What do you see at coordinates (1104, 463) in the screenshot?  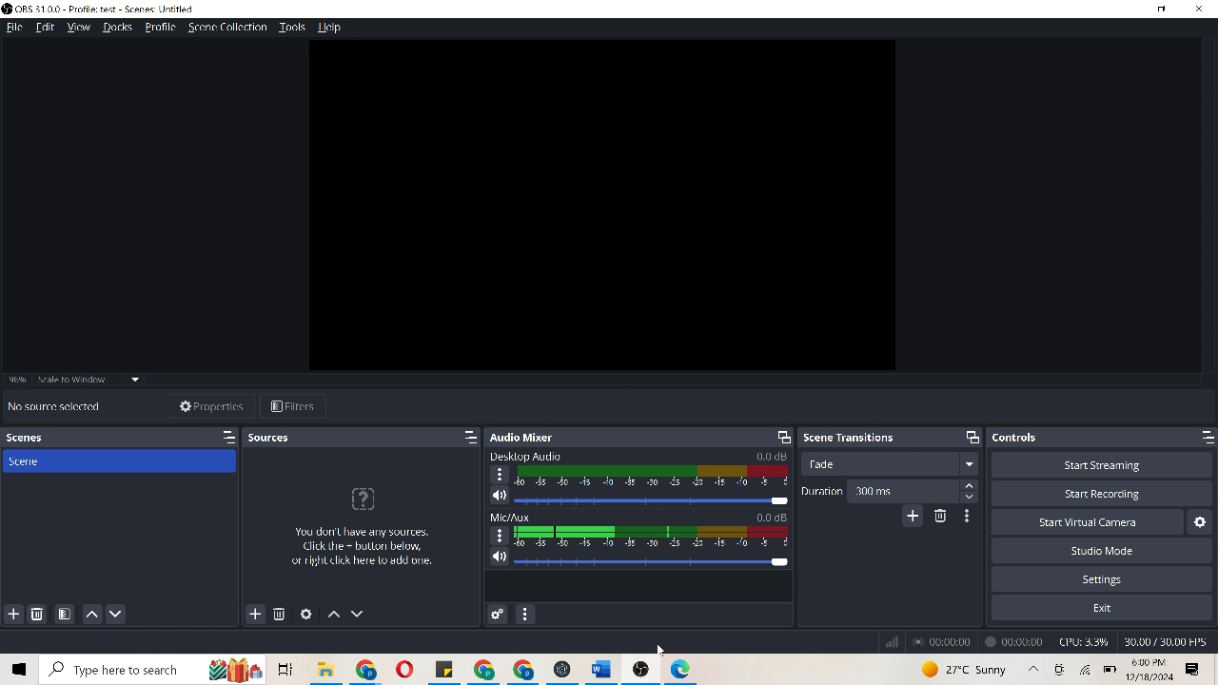 I see `start streaming` at bounding box center [1104, 463].